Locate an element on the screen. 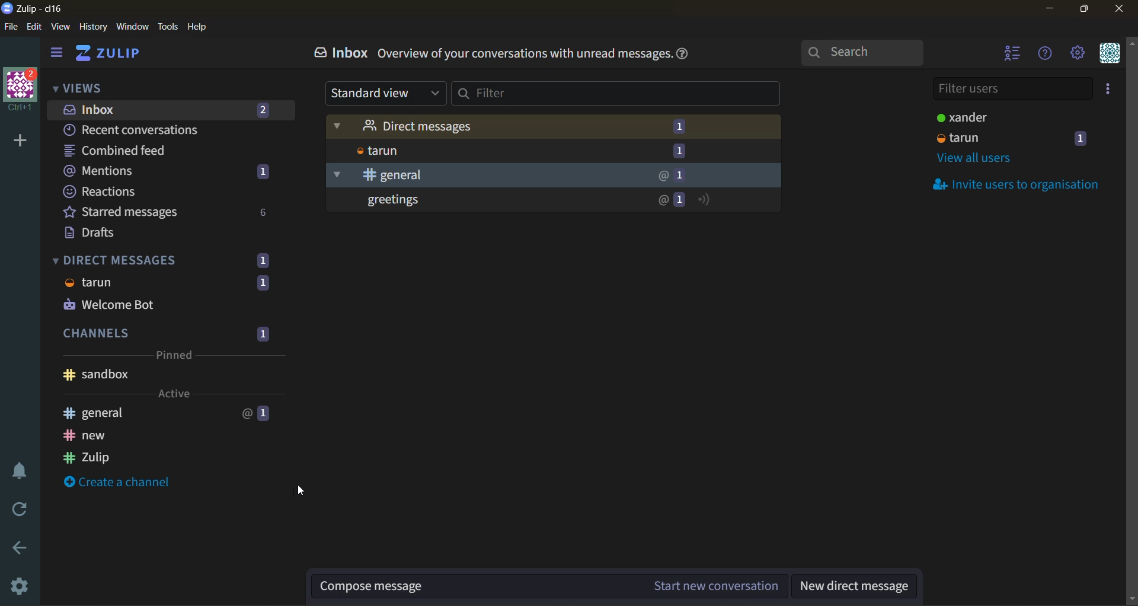 The image size is (1138, 606). maximize is located at coordinates (1091, 11).